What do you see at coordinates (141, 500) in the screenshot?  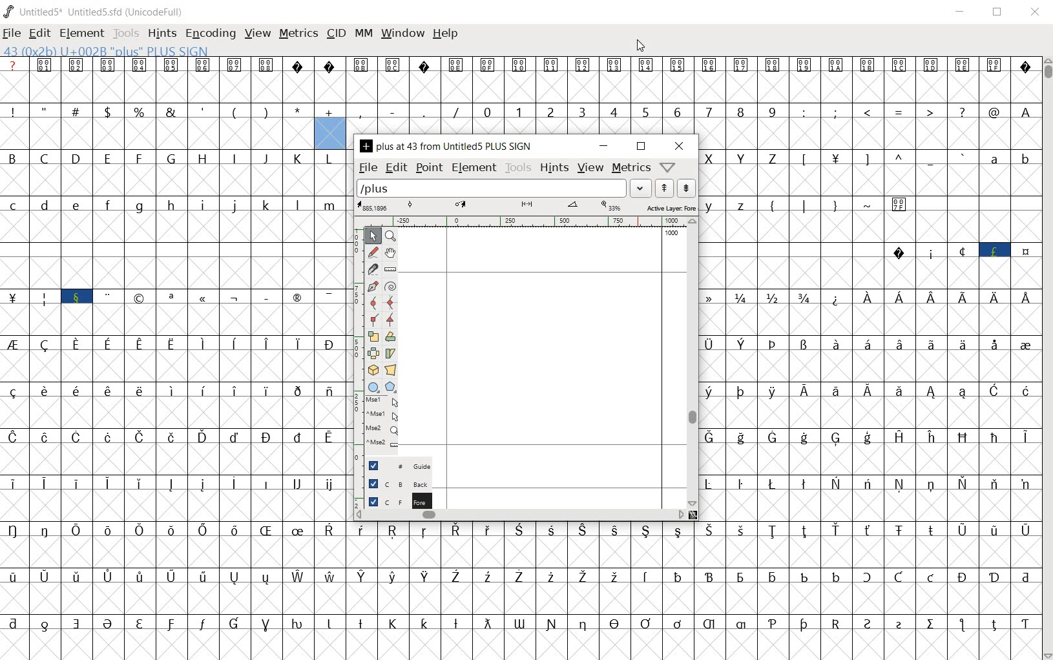 I see `Latin extended characters` at bounding box center [141, 500].